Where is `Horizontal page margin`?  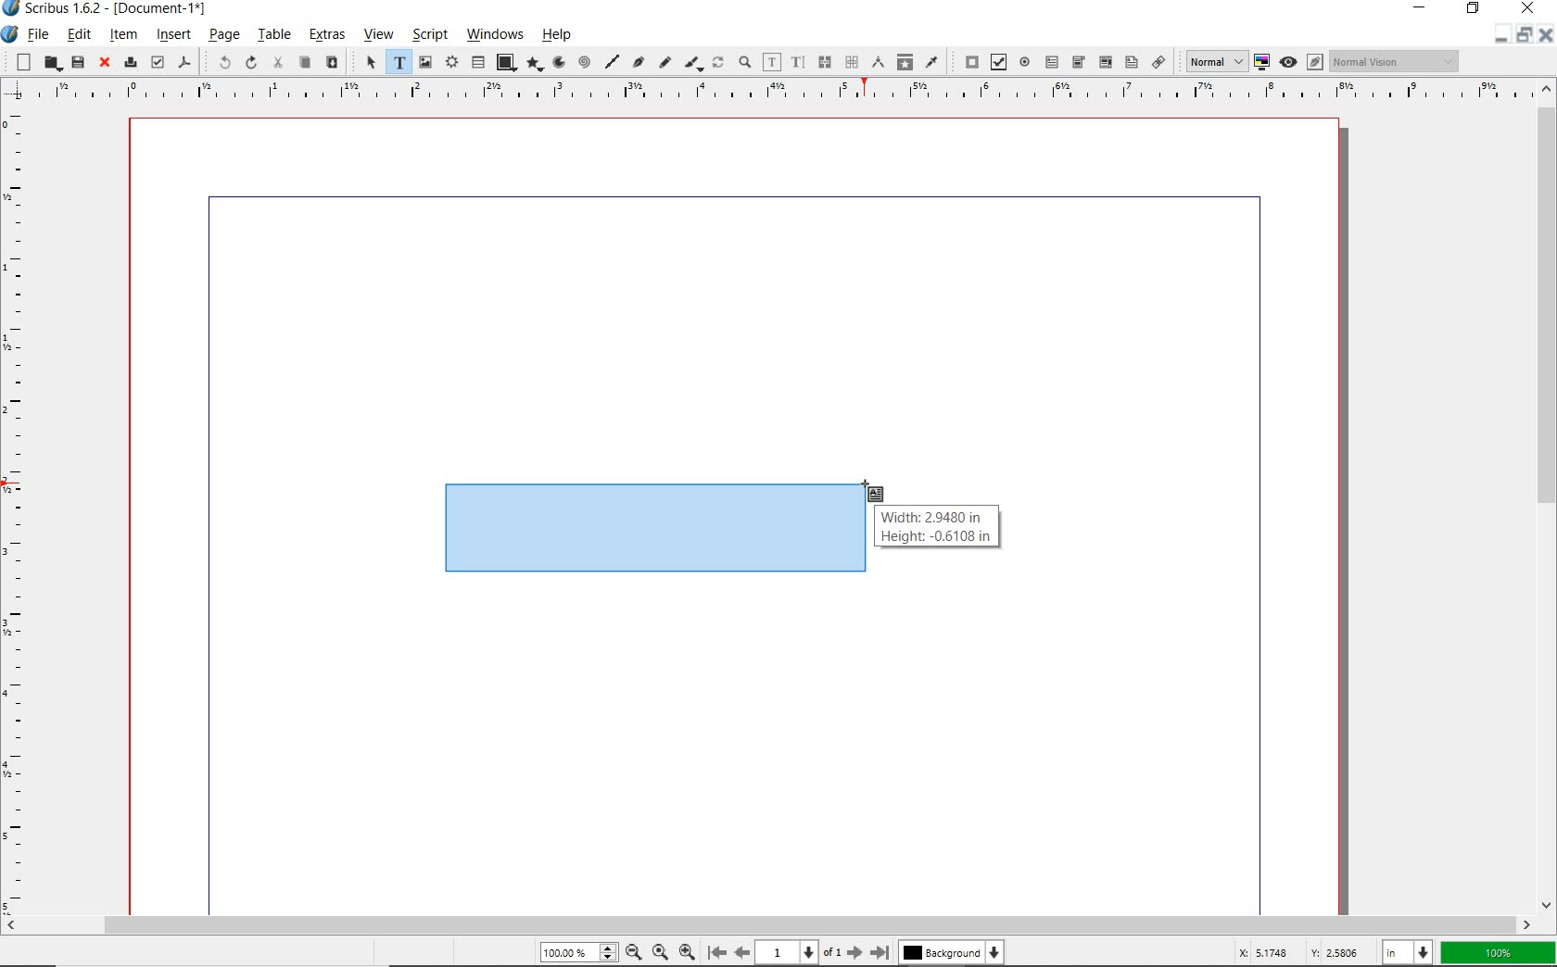 Horizontal page margin is located at coordinates (26, 510).